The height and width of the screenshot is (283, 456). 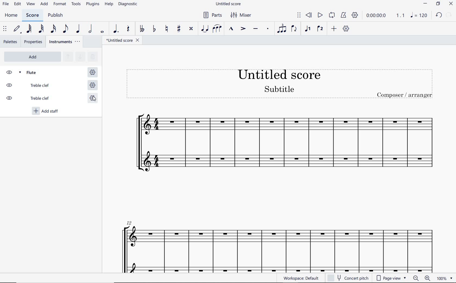 What do you see at coordinates (12, 16) in the screenshot?
I see `home` at bounding box center [12, 16].